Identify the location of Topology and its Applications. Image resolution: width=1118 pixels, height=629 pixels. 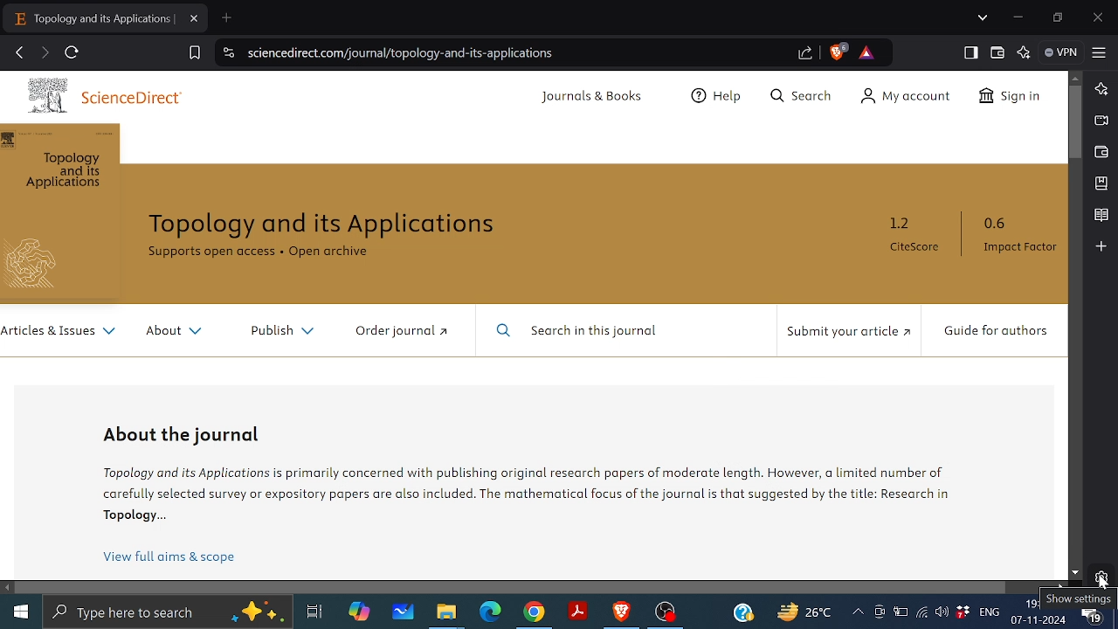
(93, 18).